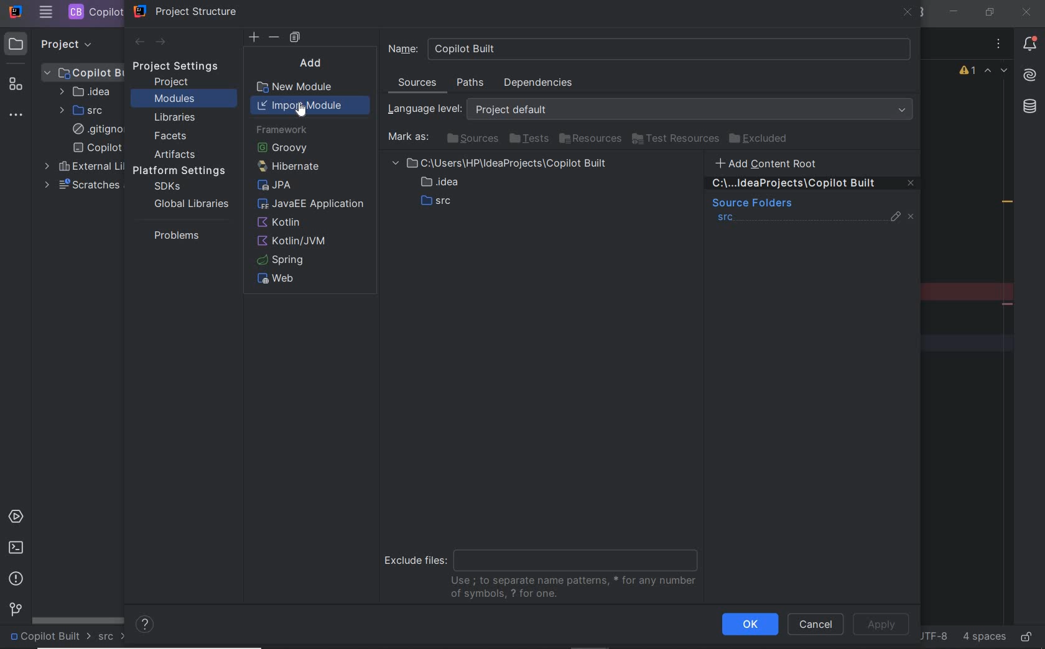 This screenshot has height=649, width=1045. I want to click on new module, so click(297, 88).